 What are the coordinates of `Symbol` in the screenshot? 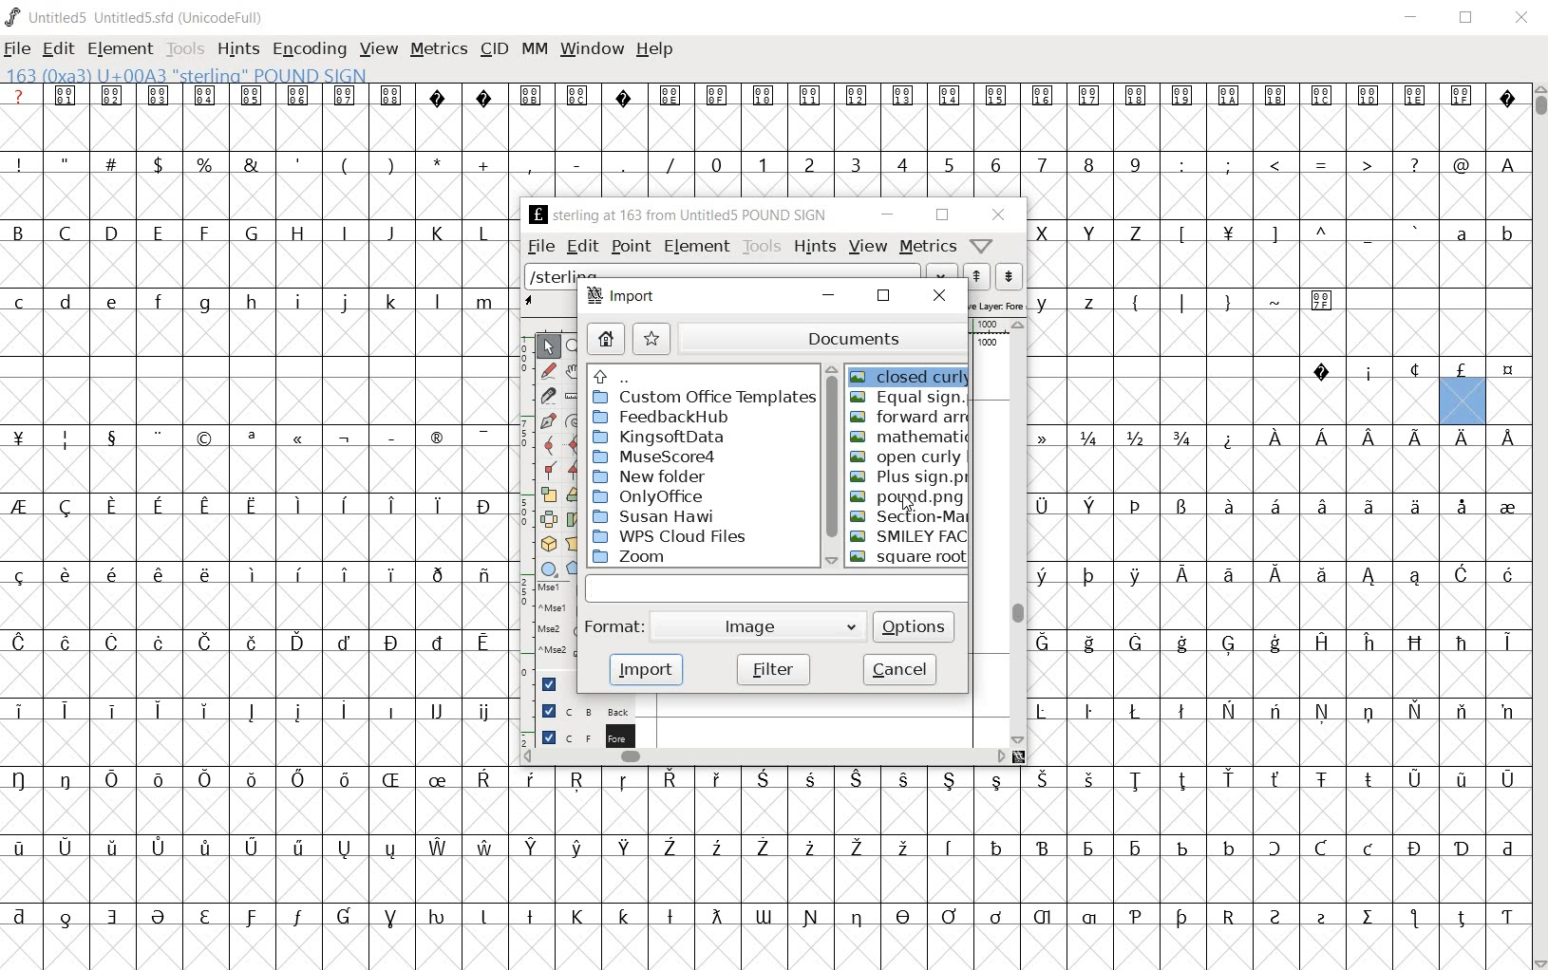 It's located at (483, 918).